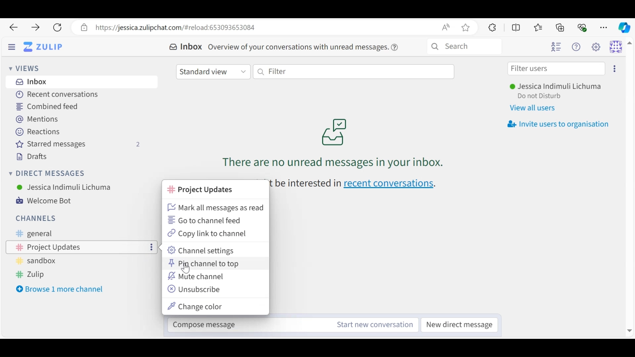 Image resolution: width=635 pixels, height=357 pixels. I want to click on Unsubscribe, so click(195, 289).